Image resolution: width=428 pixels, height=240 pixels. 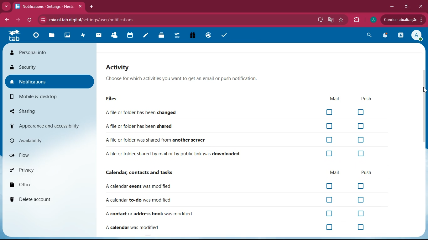 What do you see at coordinates (355, 214) in the screenshot?
I see `off` at bounding box center [355, 214].